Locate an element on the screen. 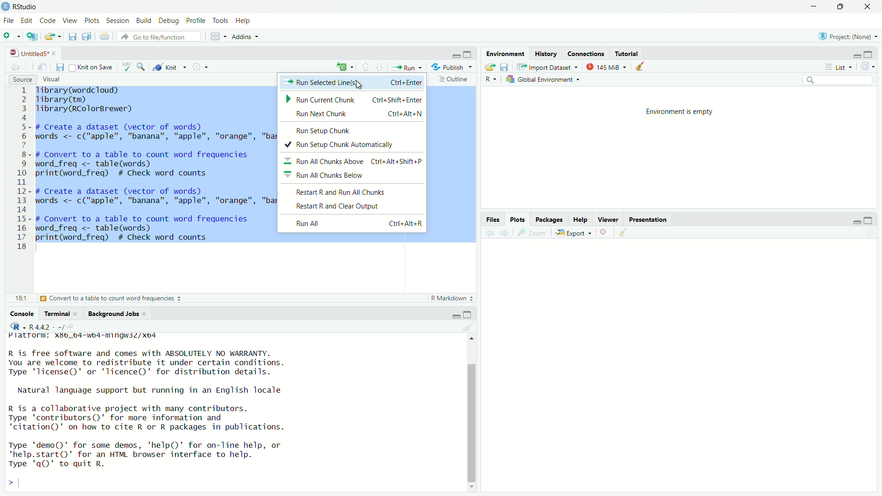 Image resolution: width=882 pixels, height=496 pixels. Help is located at coordinates (245, 21).